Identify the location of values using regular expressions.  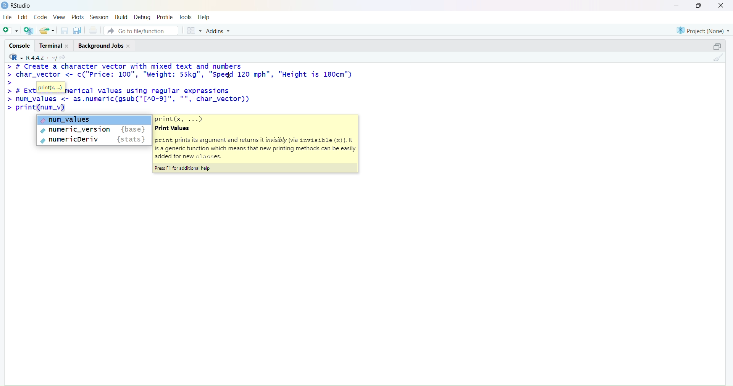
(164, 90).